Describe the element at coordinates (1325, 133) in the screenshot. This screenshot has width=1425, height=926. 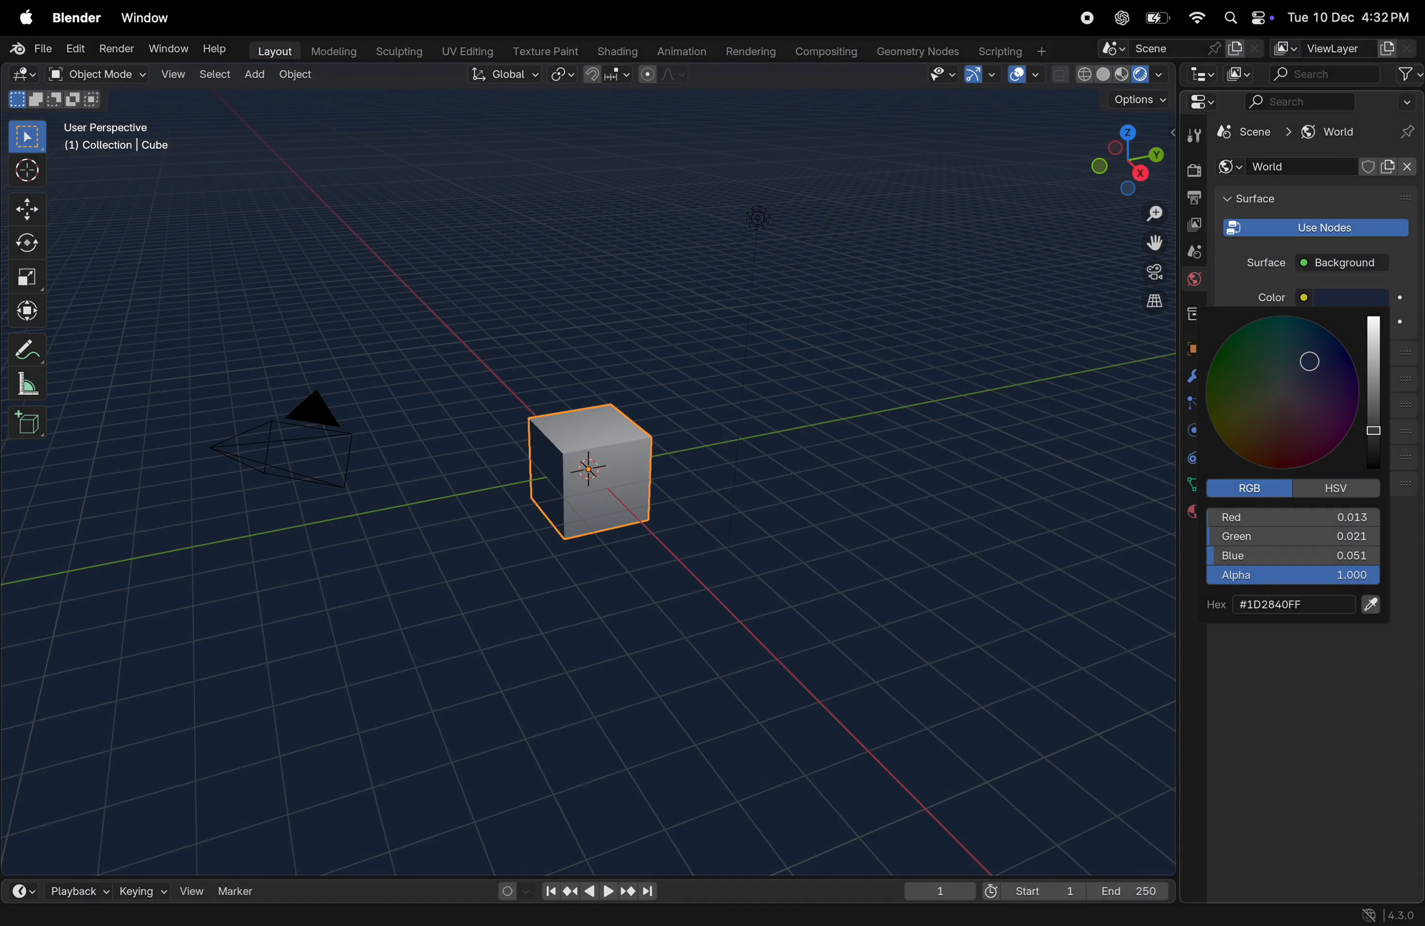
I see `> & World` at that location.